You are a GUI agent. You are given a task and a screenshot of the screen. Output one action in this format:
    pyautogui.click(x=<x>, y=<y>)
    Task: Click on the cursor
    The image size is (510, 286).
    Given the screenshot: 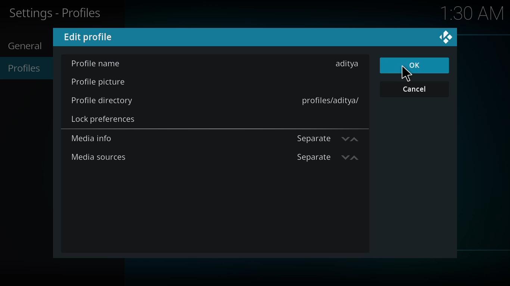 What is the action you would take?
    pyautogui.click(x=404, y=73)
    